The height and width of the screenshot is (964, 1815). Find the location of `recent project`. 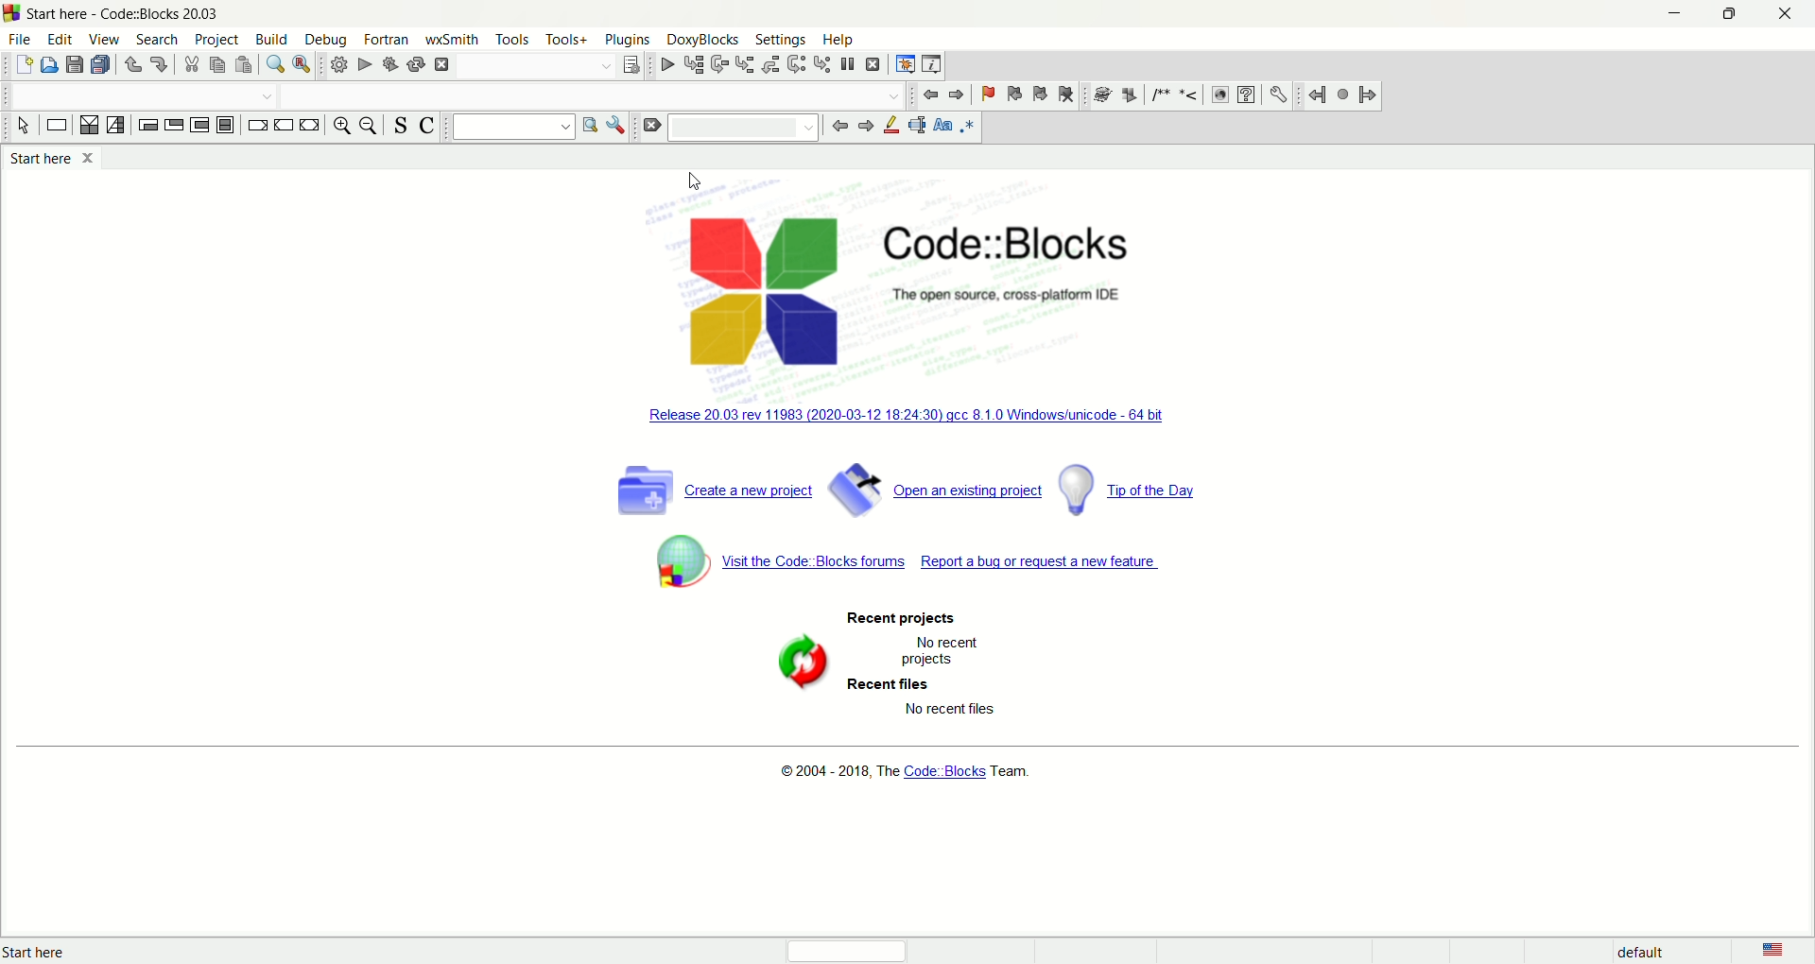

recent project is located at coordinates (912, 611).